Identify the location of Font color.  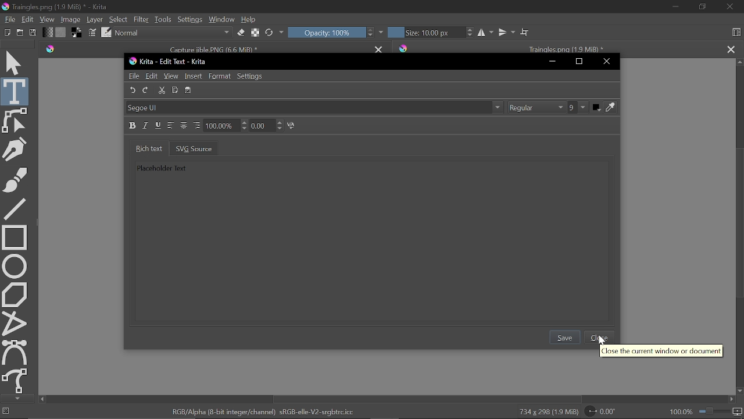
(606, 108).